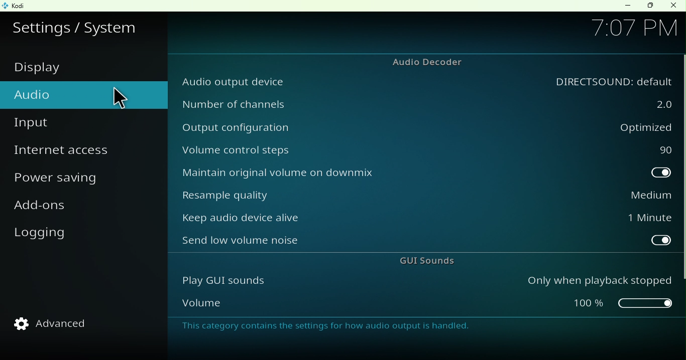  I want to click on Optimized, so click(613, 127).